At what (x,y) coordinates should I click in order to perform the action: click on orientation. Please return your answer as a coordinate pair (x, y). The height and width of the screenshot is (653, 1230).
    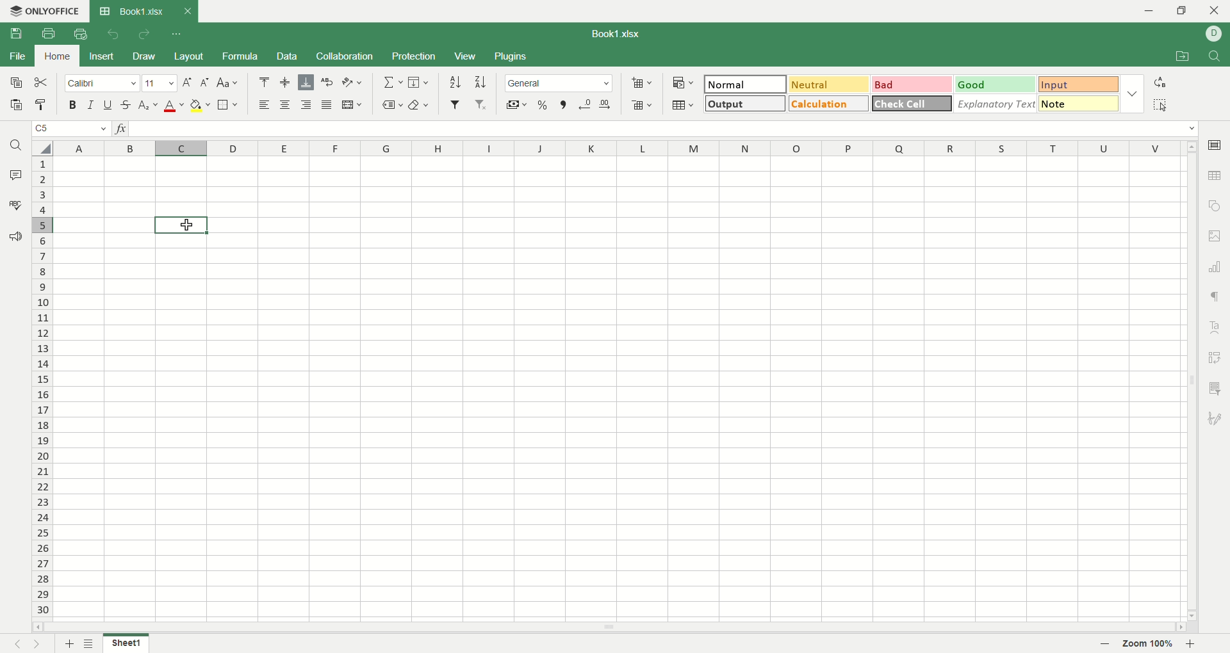
    Looking at the image, I should click on (352, 83).